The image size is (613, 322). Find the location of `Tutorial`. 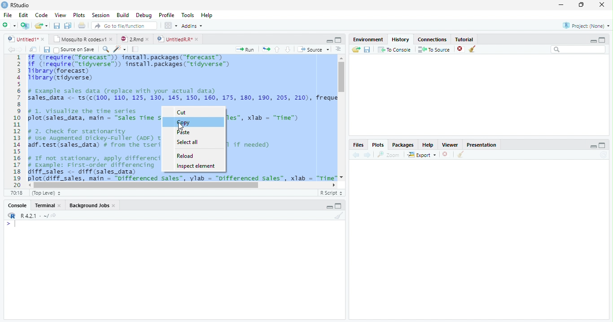

Tutorial is located at coordinates (464, 39).